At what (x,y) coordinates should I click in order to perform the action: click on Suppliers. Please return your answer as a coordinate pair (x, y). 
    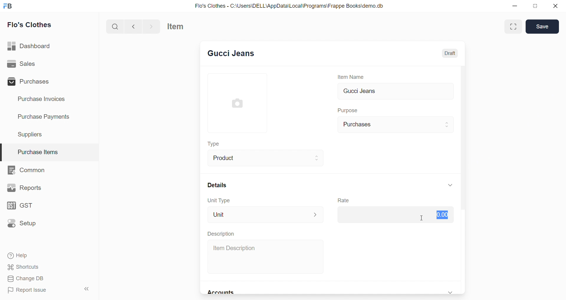
    Looking at the image, I should click on (32, 134).